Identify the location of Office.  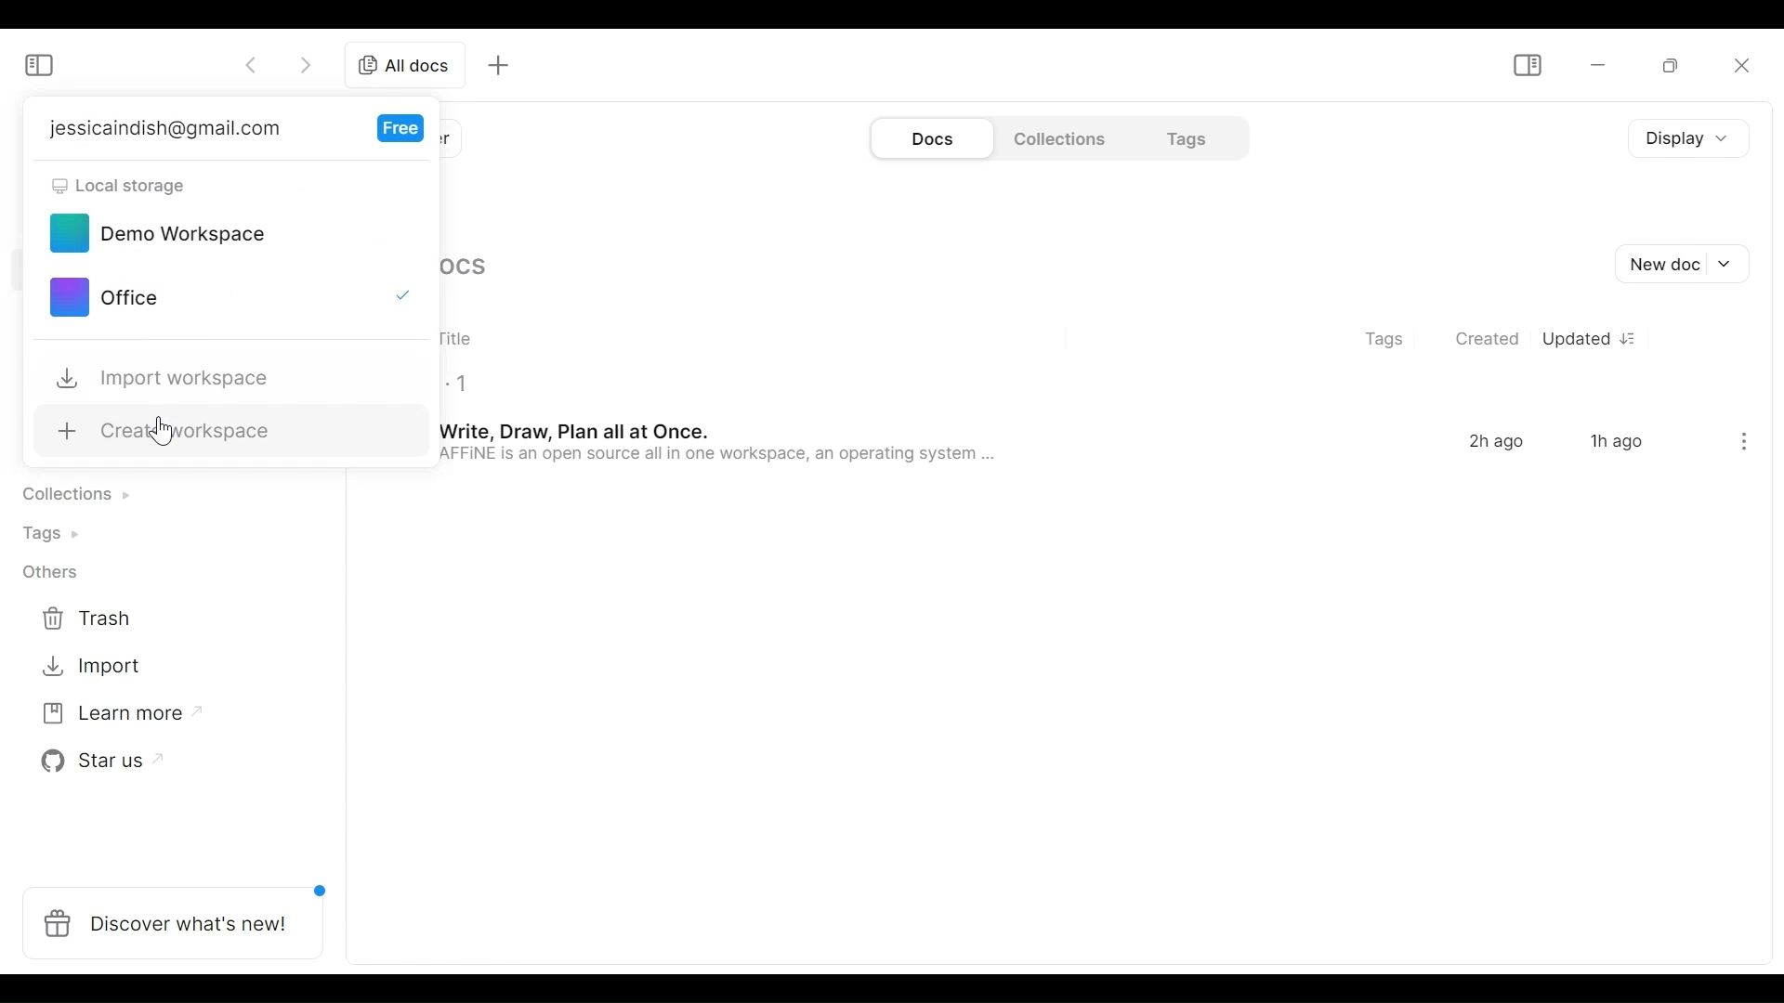
(232, 298).